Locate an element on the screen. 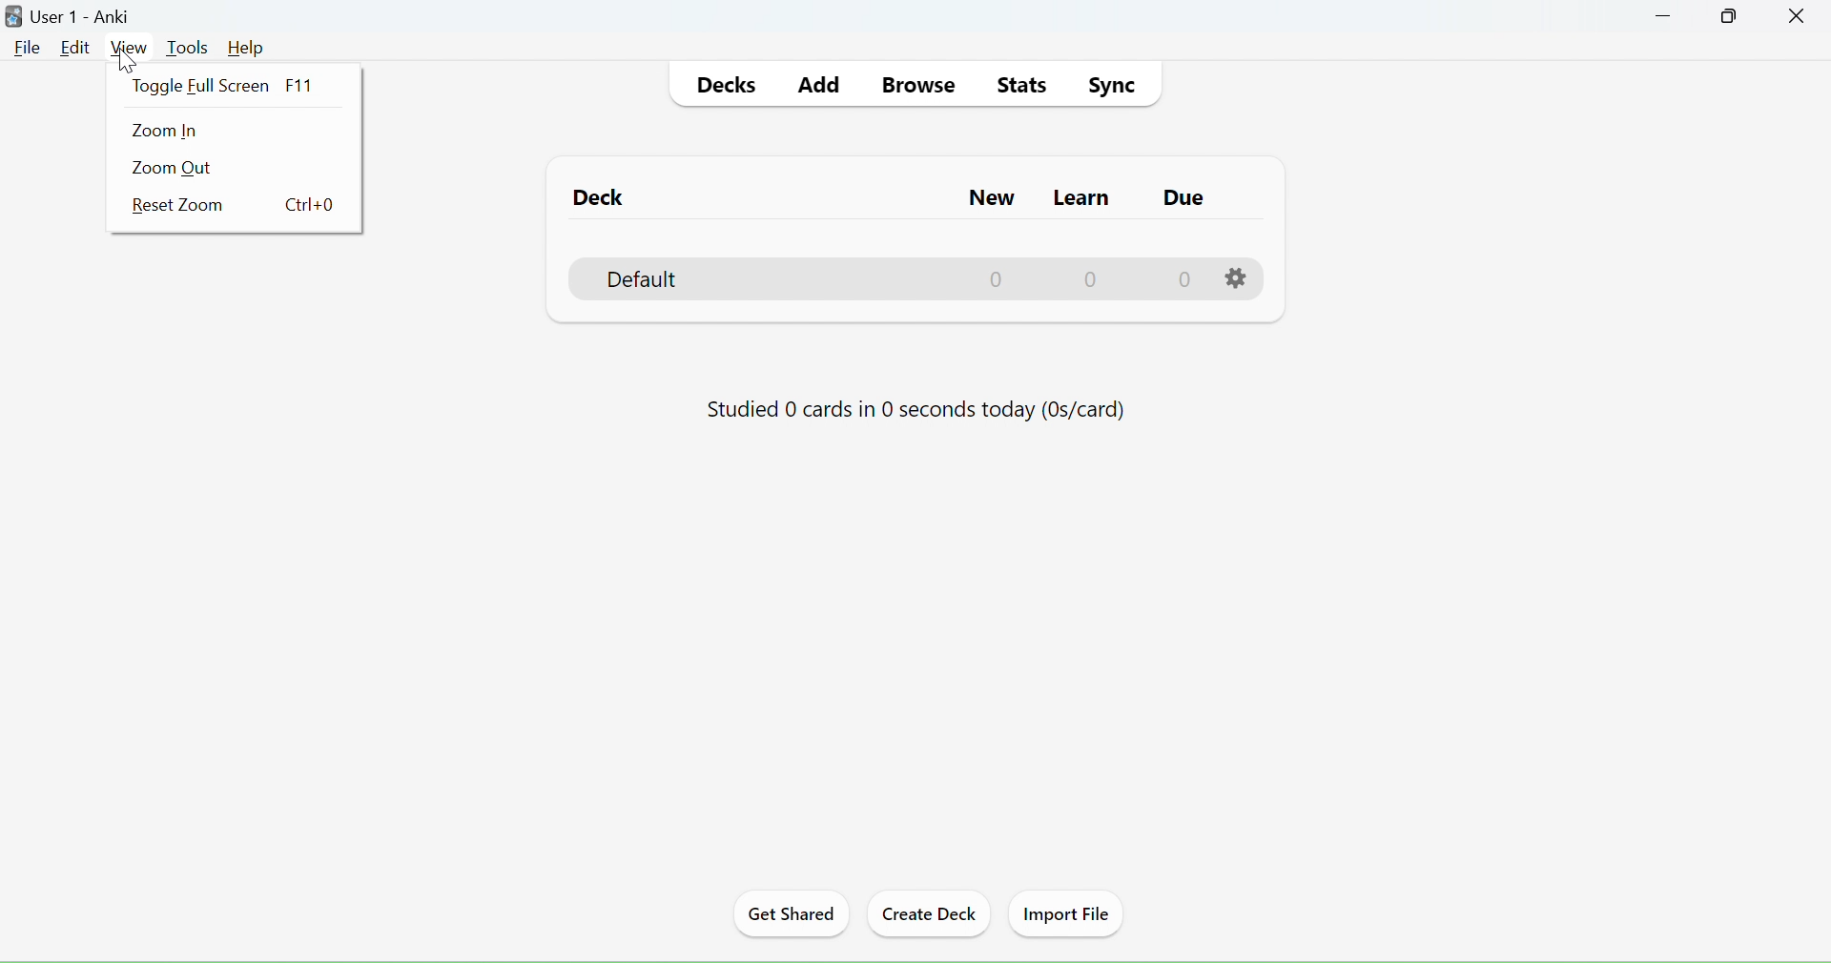  decks is located at coordinates (730, 87).